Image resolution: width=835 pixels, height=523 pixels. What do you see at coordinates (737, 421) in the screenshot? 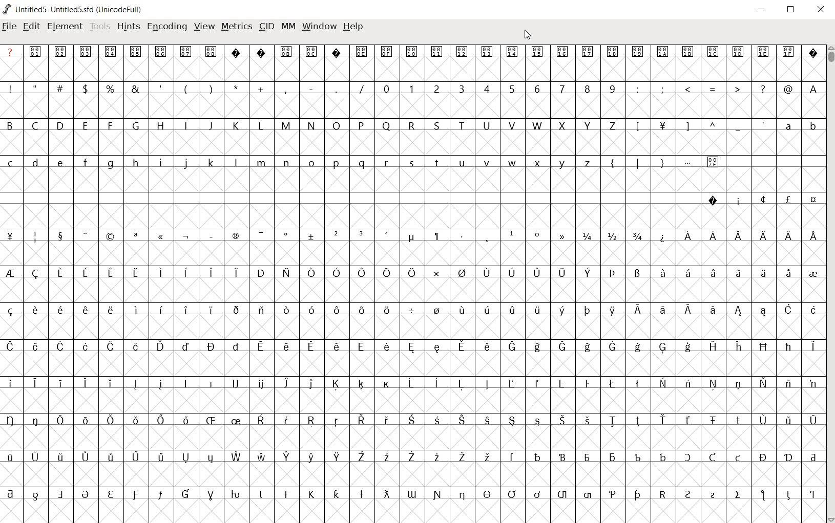
I see `Symbol` at bounding box center [737, 421].